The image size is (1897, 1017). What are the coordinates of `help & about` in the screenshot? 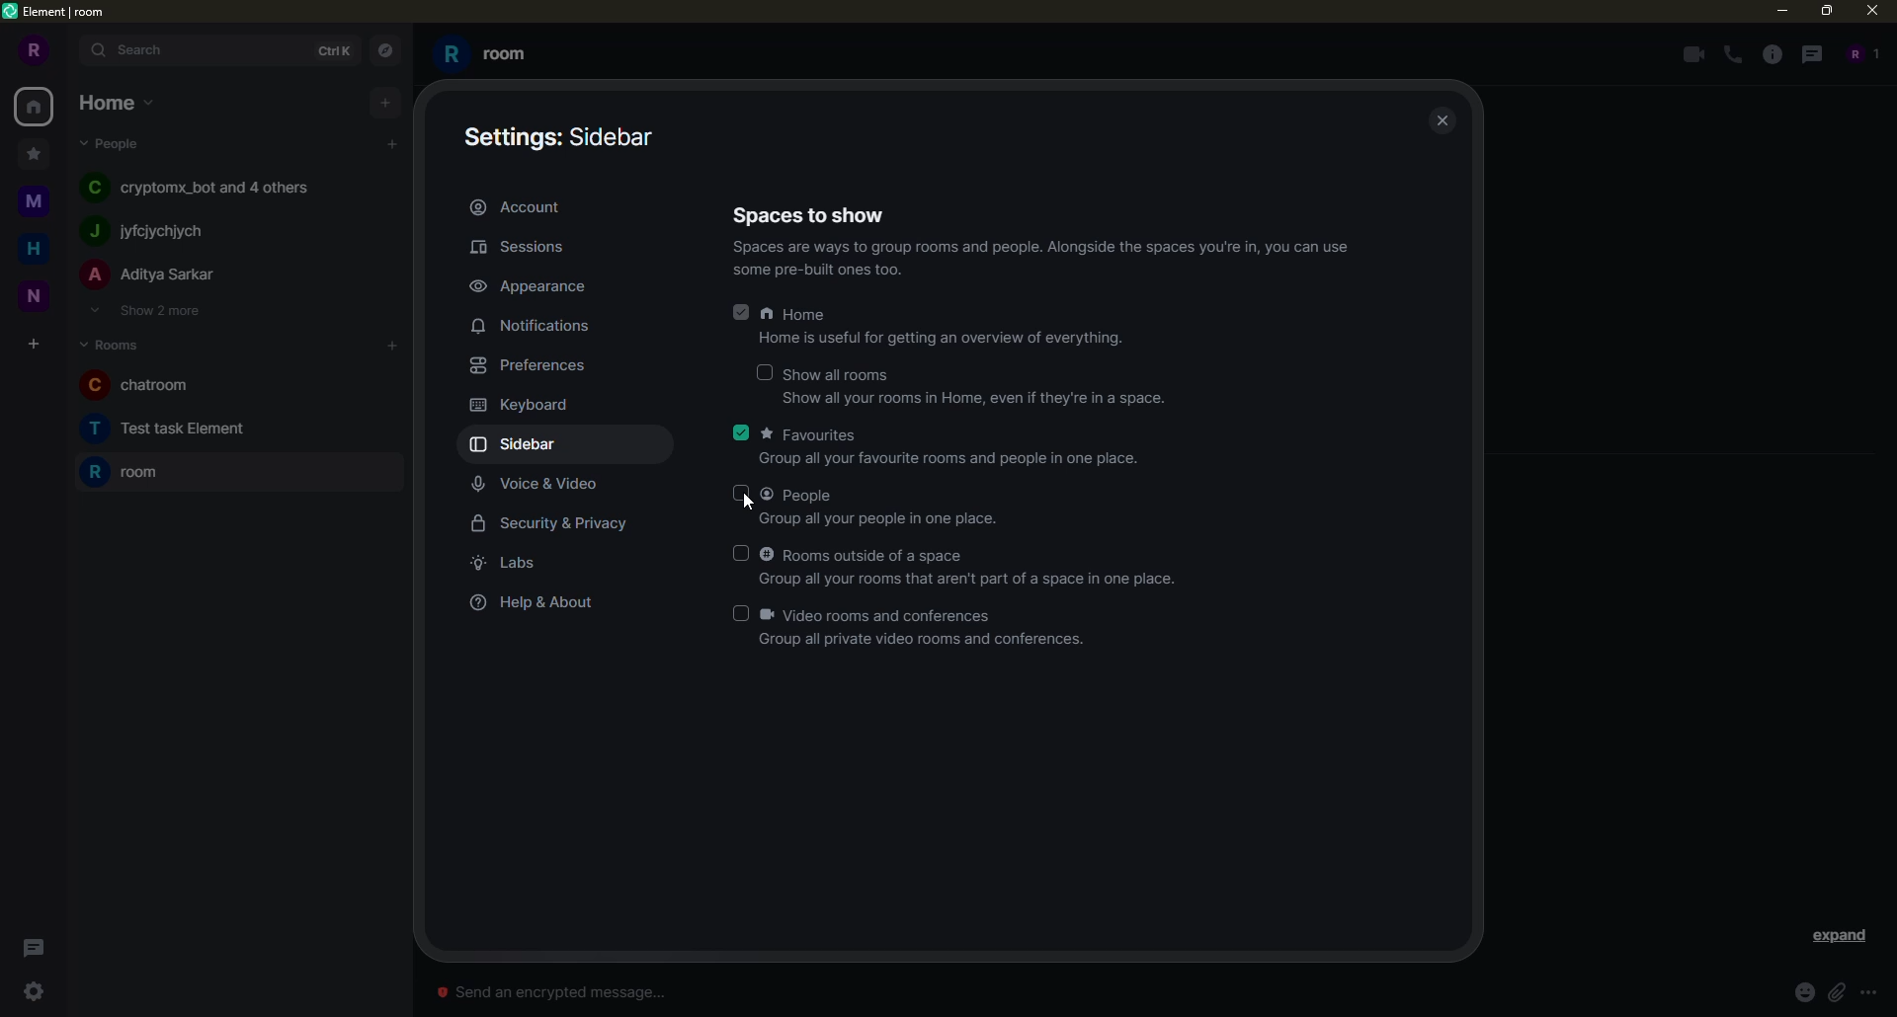 It's located at (531, 603).